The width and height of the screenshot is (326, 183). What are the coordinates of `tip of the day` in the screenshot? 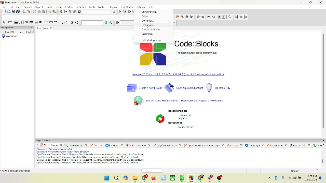 It's located at (218, 88).